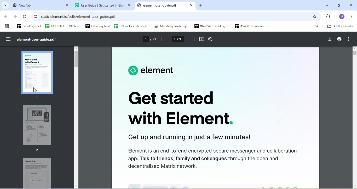  Describe the element at coordinates (342, 16) in the screenshot. I see `u Profile` at that location.